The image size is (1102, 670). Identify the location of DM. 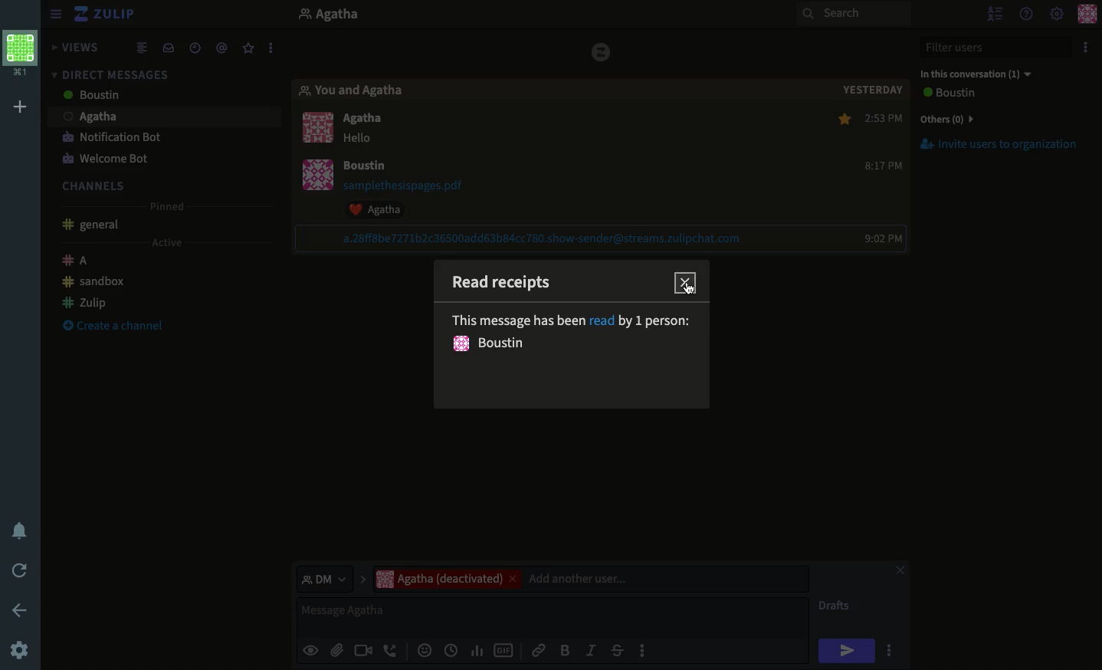
(330, 578).